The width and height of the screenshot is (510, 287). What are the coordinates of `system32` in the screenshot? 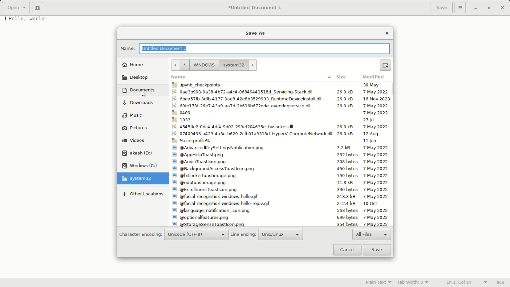 It's located at (138, 179).